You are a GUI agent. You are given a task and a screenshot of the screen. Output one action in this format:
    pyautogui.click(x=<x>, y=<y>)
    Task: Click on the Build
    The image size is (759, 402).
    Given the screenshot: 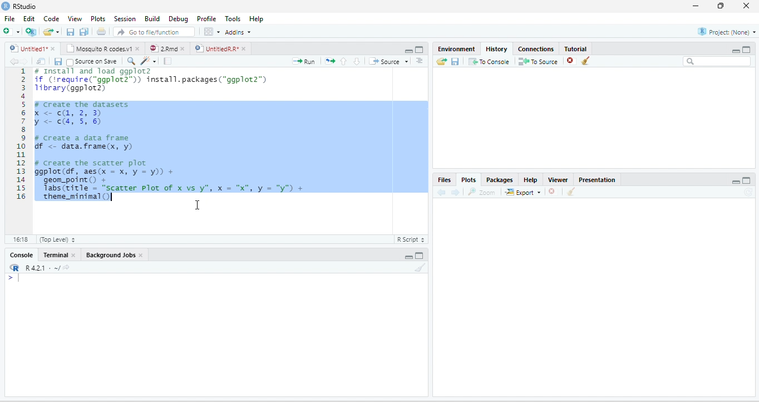 What is the action you would take?
    pyautogui.click(x=151, y=18)
    